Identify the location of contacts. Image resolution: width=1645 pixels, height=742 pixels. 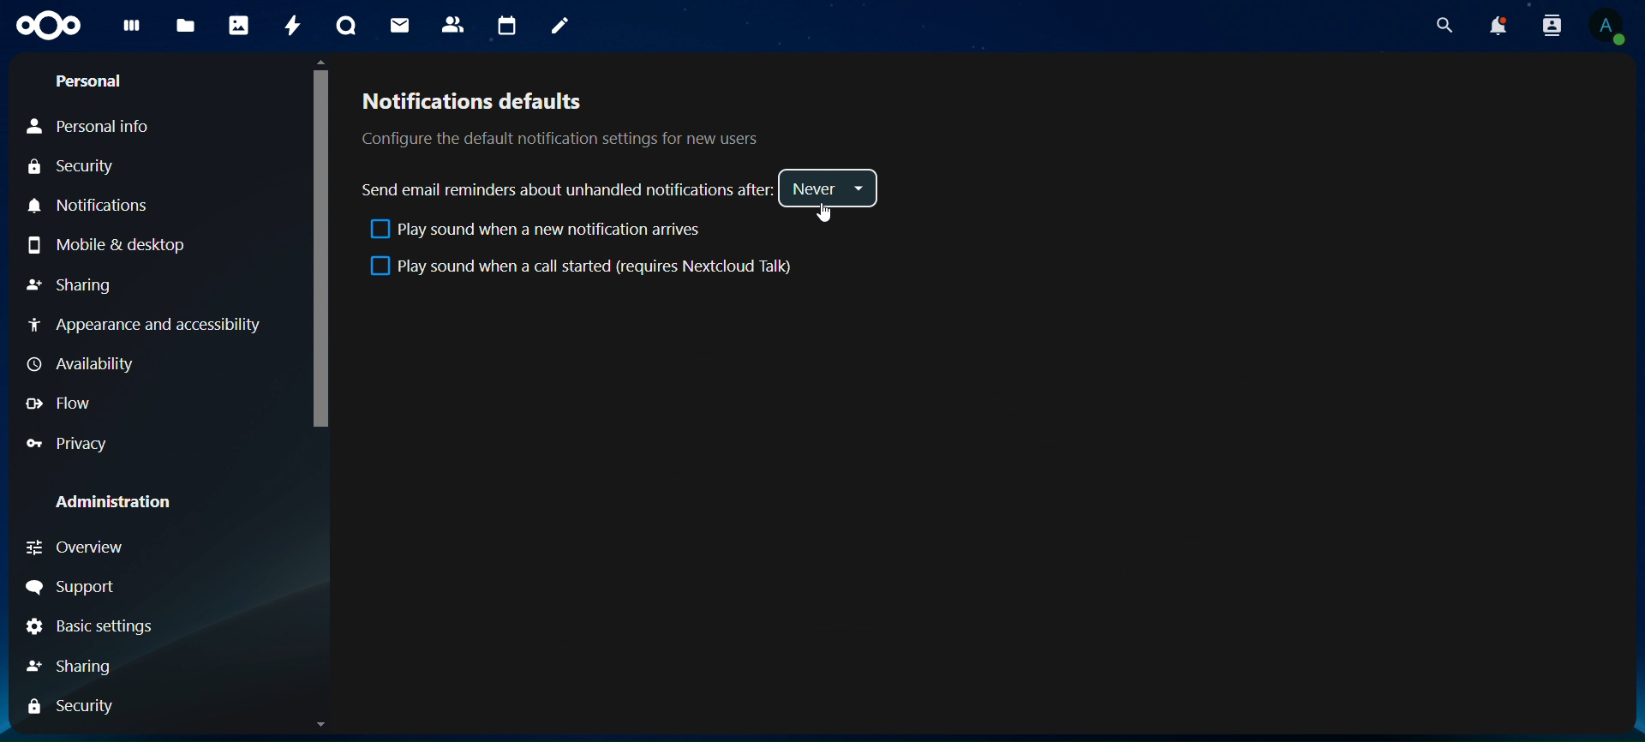
(453, 24).